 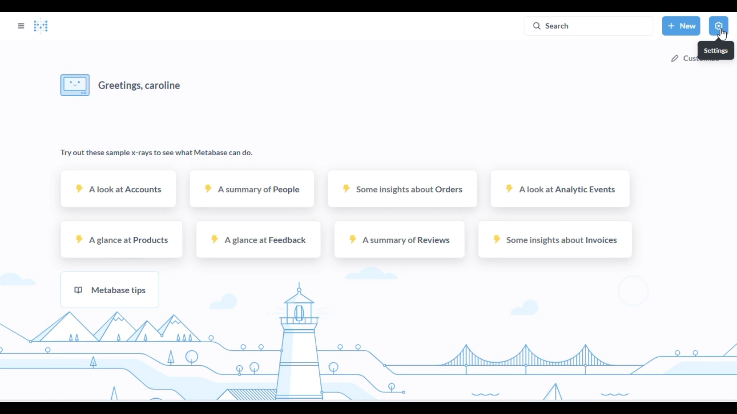 What do you see at coordinates (716, 50) in the screenshot?
I see `settings` at bounding box center [716, 50].